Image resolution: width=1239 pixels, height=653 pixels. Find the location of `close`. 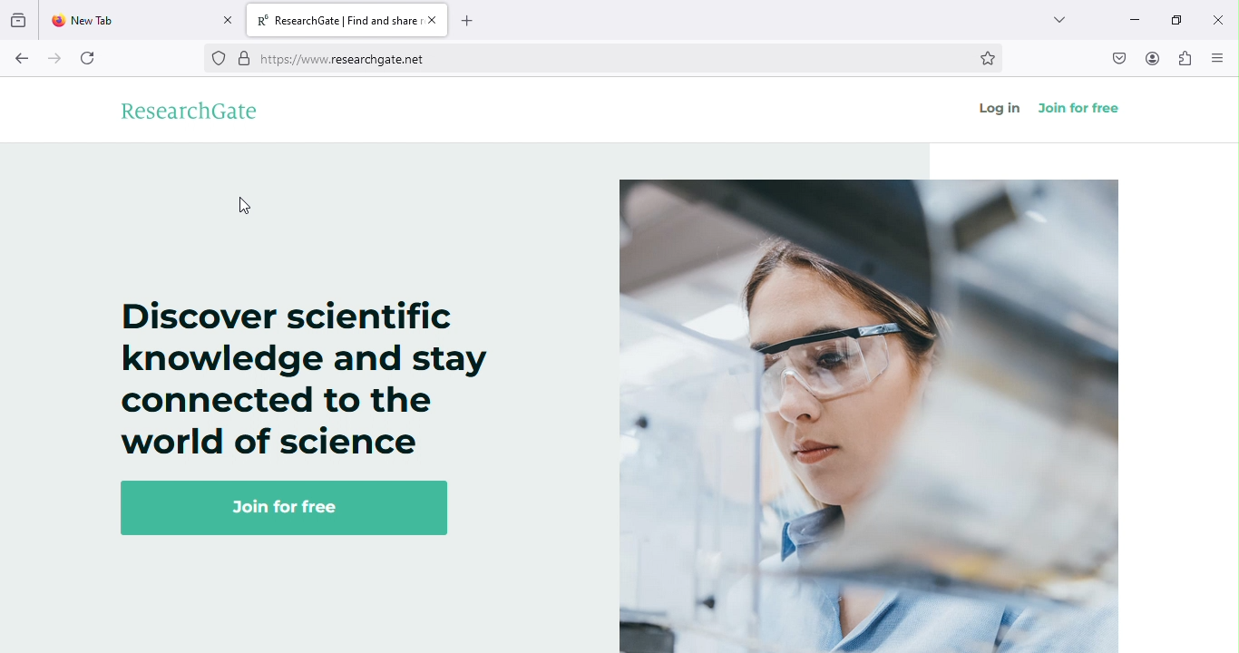

close is located at coordinates (1219, 20).